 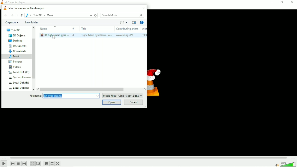 I want to click on Album, so click(x=143, y=32).